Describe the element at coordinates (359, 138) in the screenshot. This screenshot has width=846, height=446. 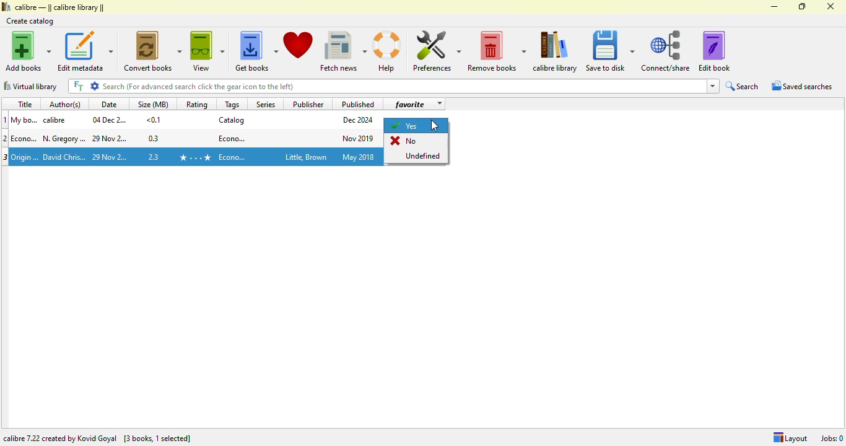
I see `publish date` at that location.